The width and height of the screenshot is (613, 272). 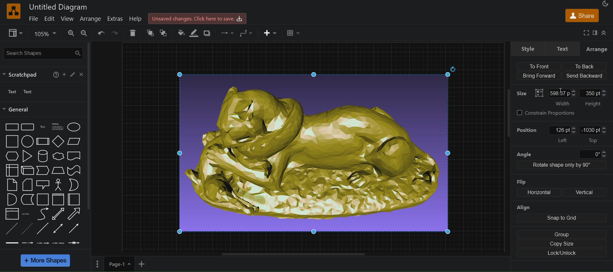 I want to click on arrange, so click(x=91, y=19).